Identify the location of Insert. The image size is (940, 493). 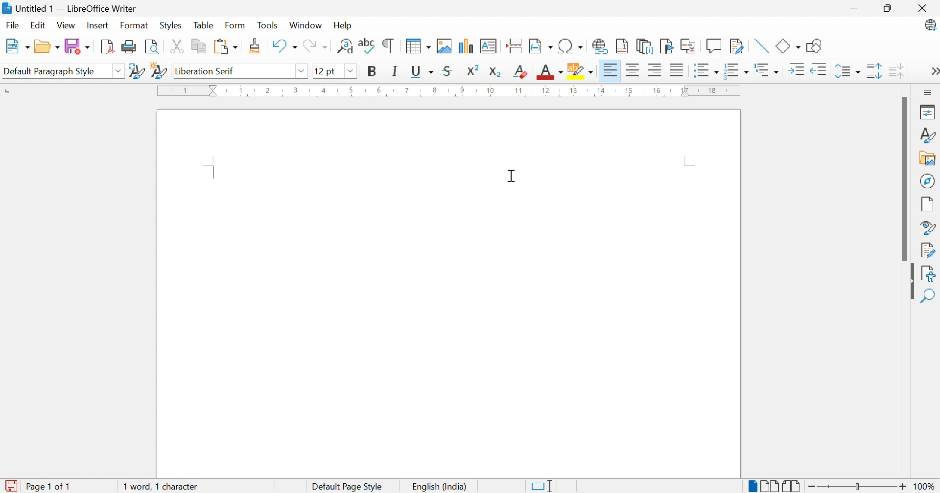
(99, 24).